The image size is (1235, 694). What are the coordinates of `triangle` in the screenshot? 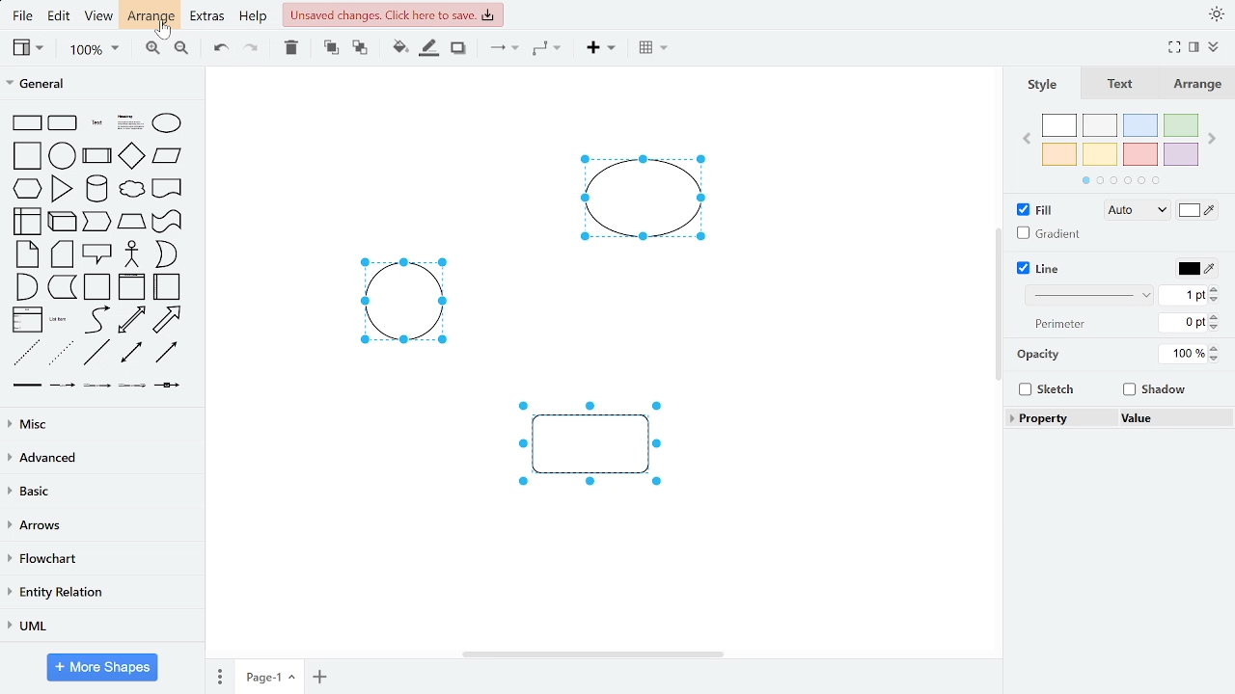 It's located at (62, 189).